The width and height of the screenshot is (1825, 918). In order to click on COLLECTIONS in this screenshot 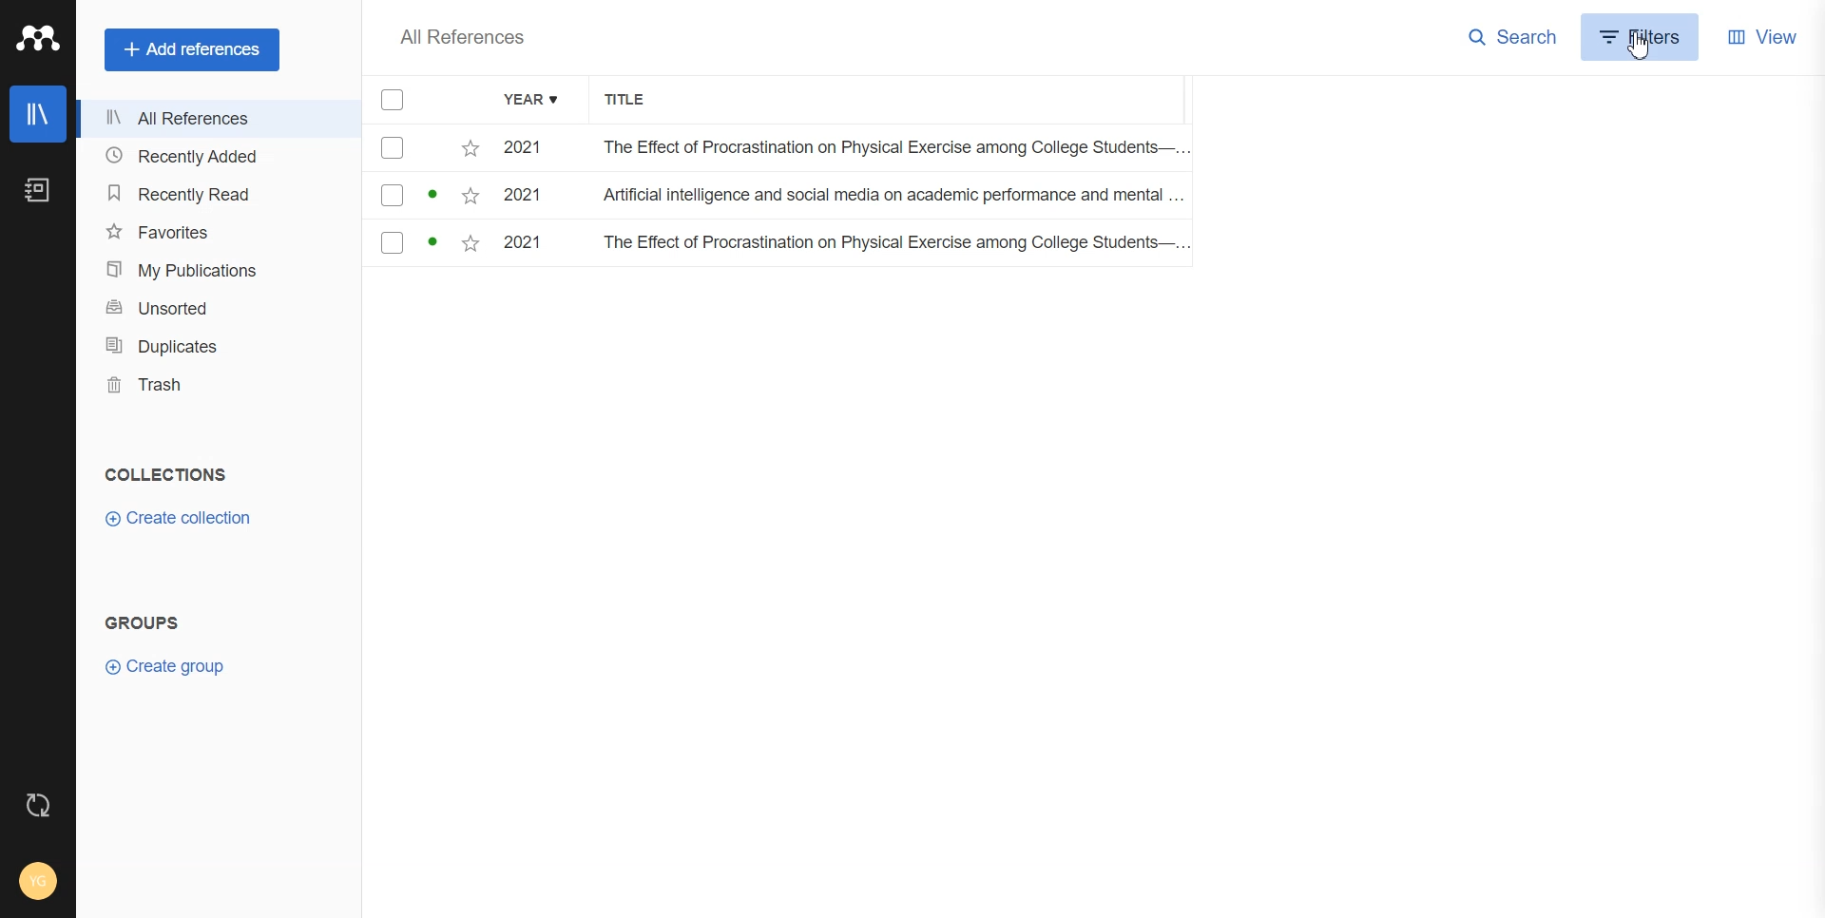, I will do `click(170, 474)`.